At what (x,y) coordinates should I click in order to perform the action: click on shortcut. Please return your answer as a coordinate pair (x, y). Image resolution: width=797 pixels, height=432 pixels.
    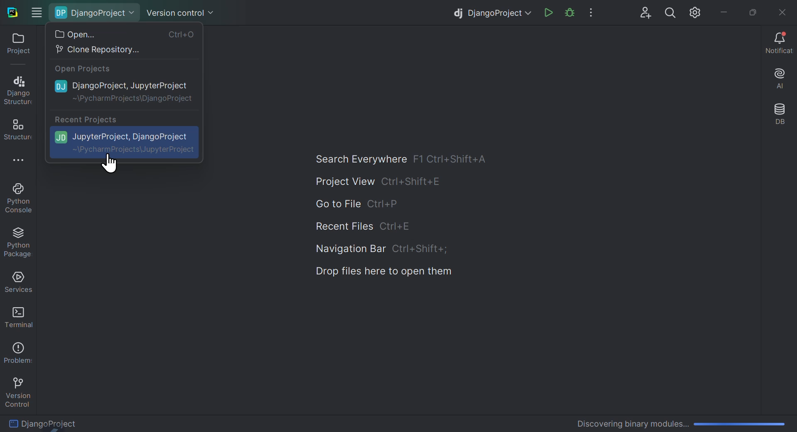
    Looking at the image, I should click on (419, 249).